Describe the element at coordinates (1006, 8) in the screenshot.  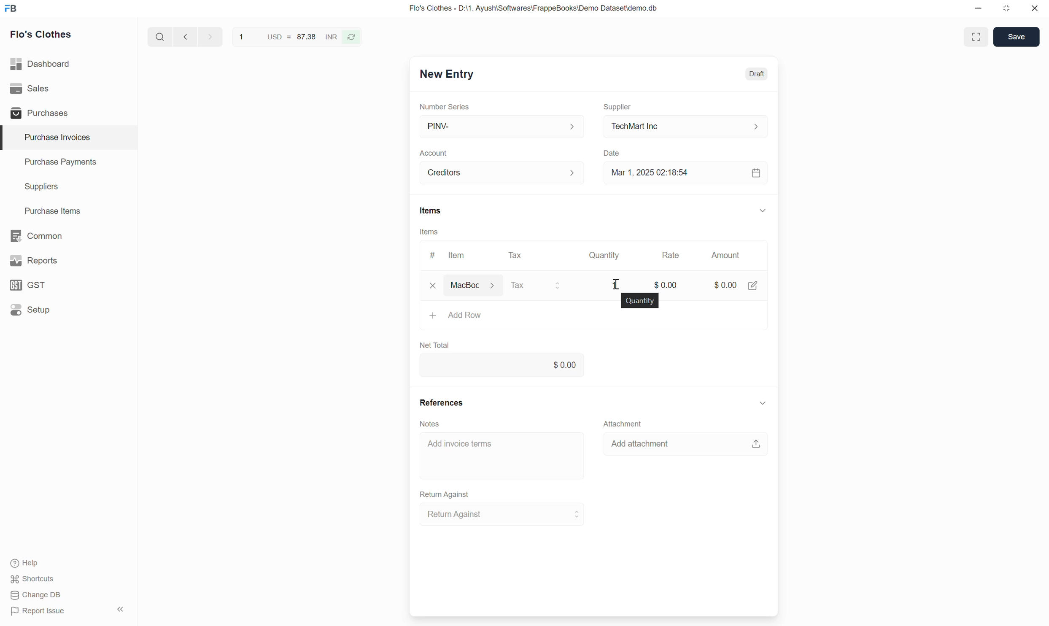
I see `Change dimension` at that location.